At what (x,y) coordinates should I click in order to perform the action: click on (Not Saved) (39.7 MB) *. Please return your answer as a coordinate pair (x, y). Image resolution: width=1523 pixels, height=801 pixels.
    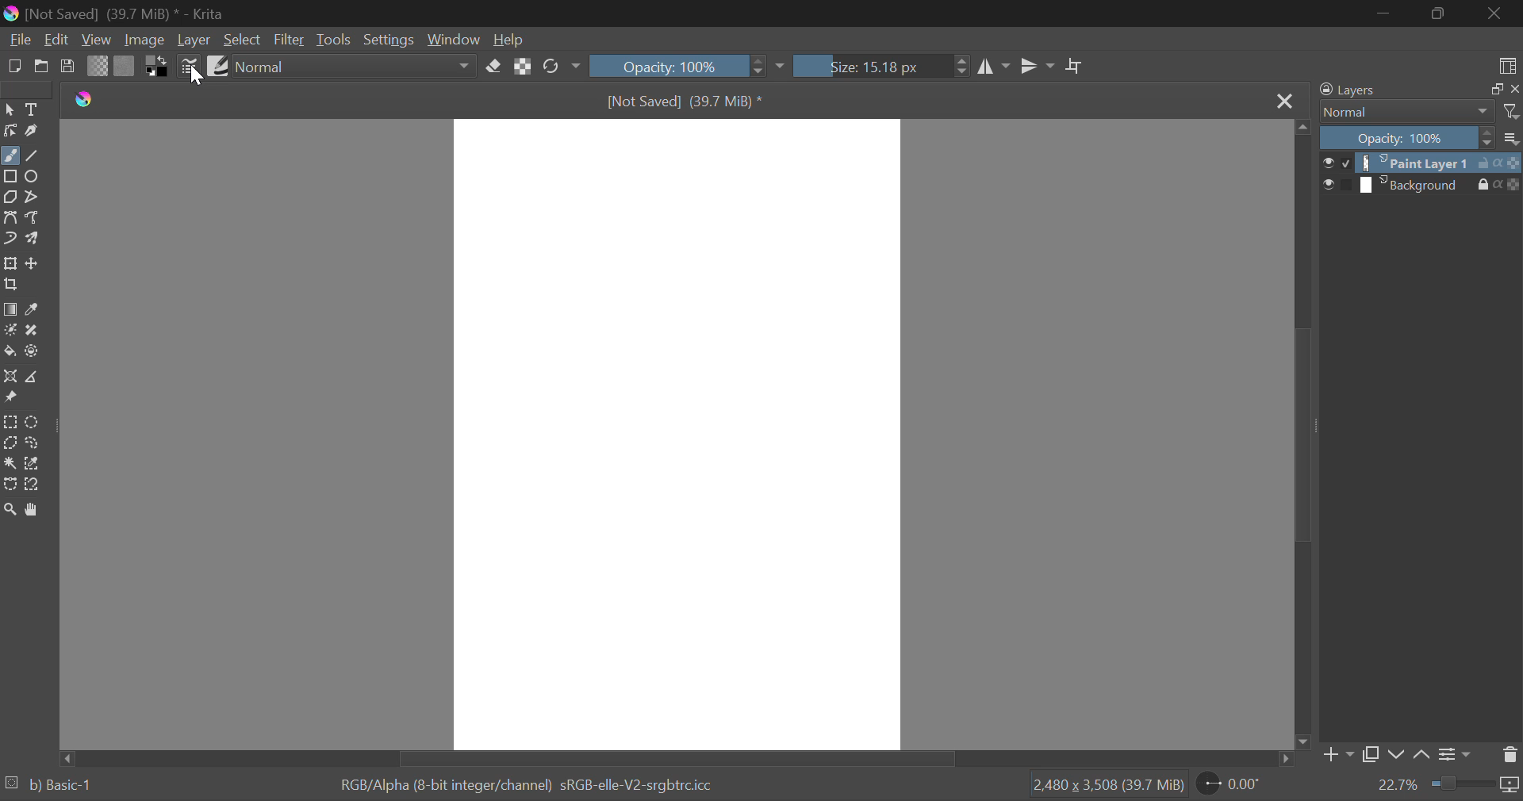
    Looking at the image, I should click on (681, 99).